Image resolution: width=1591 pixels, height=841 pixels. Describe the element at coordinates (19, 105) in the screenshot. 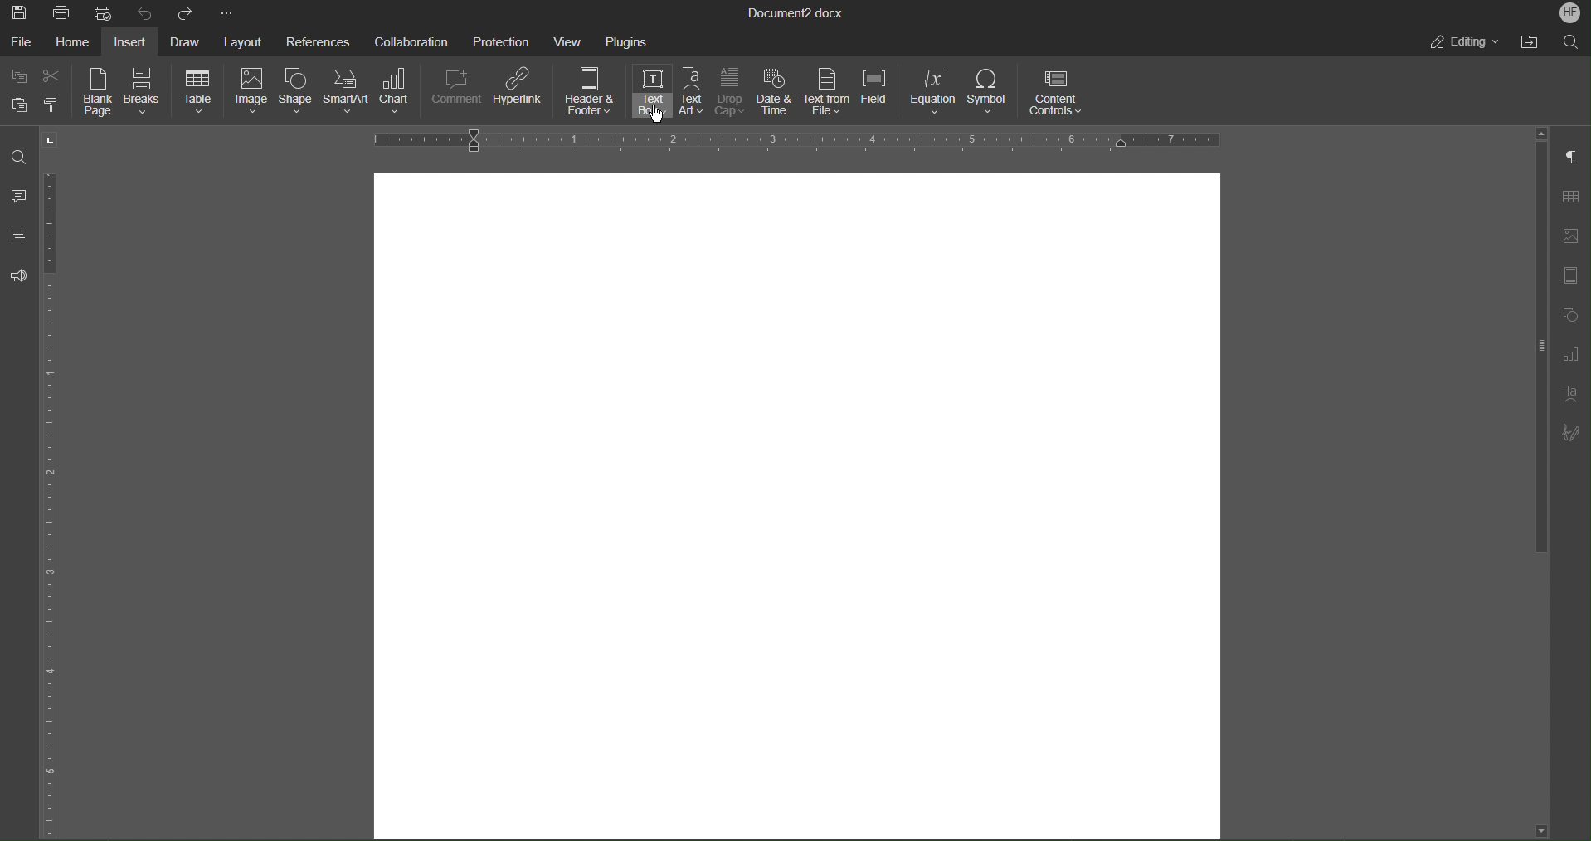

I see `Paste` at that location.